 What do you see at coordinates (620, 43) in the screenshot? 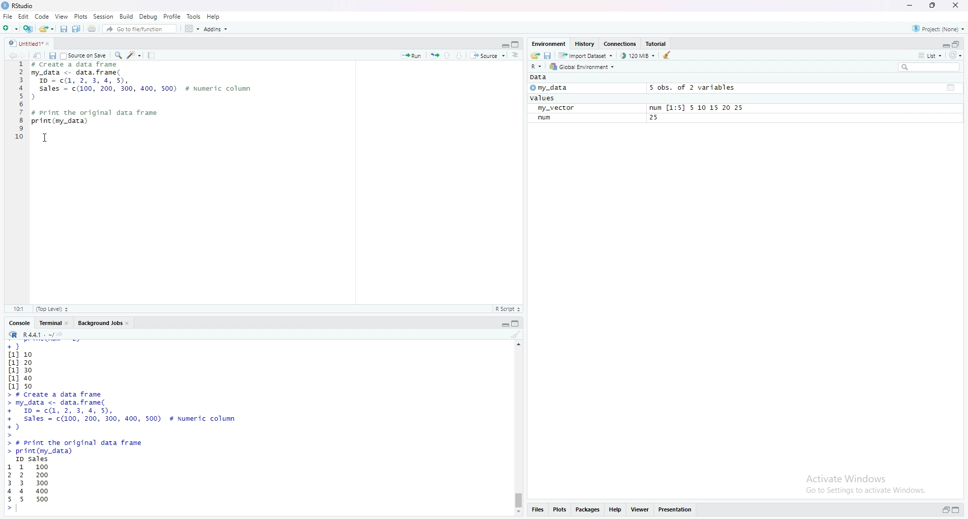
I see `Connections` at bounding box center [620, 43].